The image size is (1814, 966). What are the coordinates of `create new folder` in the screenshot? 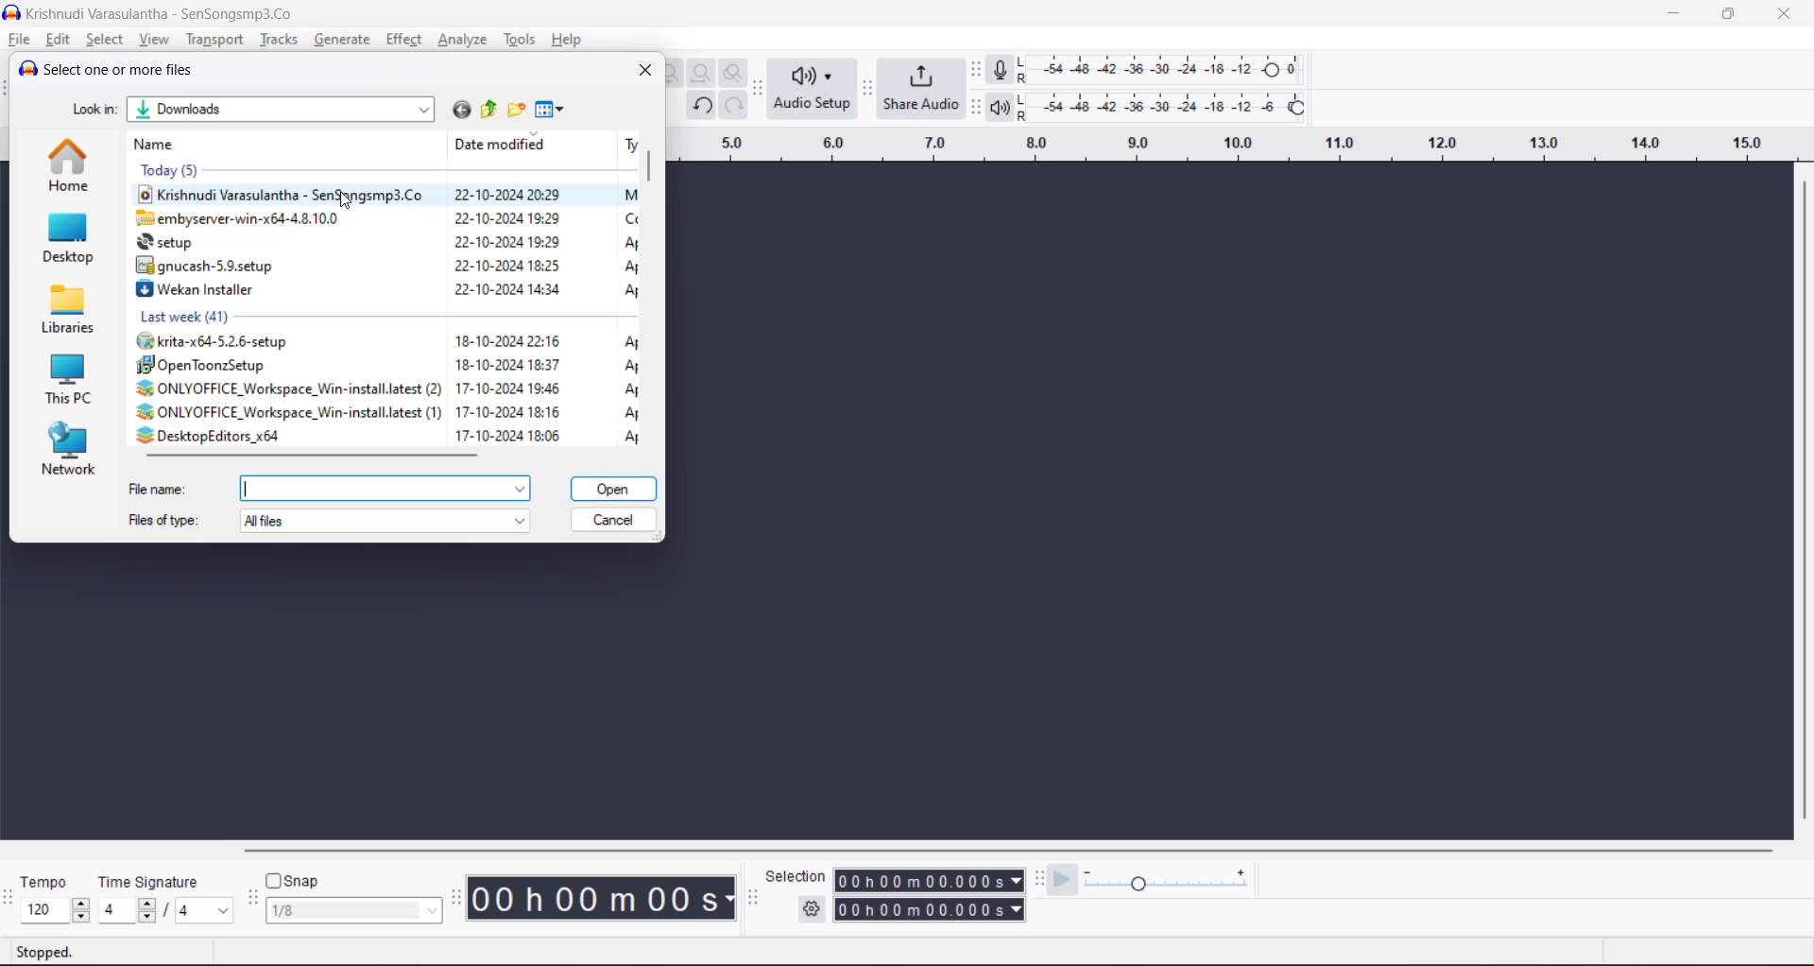 It's located at (514, 109).